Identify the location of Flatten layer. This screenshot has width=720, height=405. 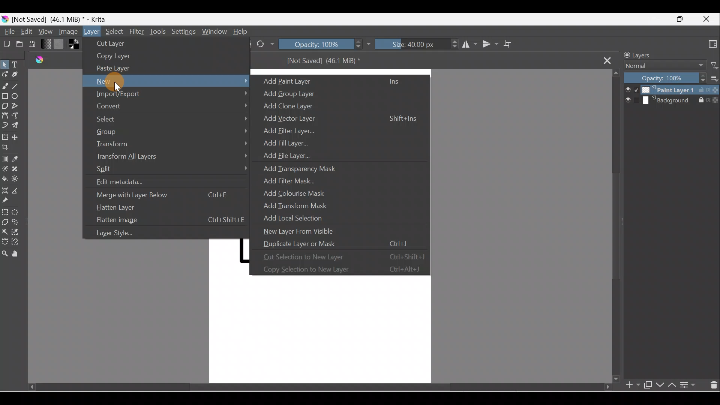
(161, 208).